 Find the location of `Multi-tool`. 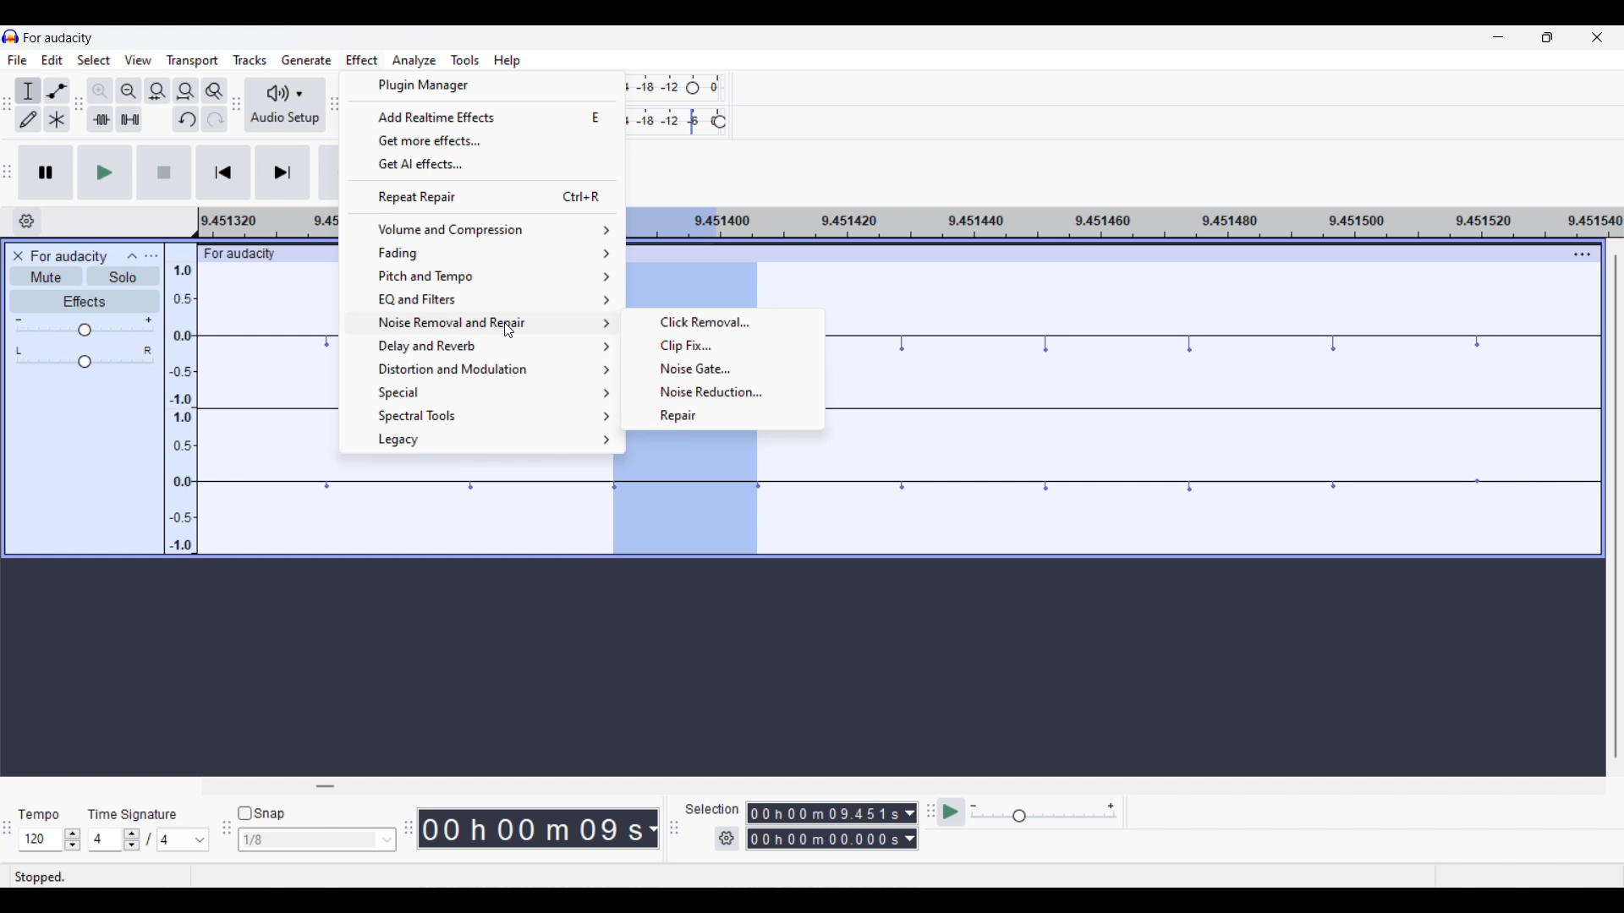

Multi-tool is located at coordinates (58, 119).